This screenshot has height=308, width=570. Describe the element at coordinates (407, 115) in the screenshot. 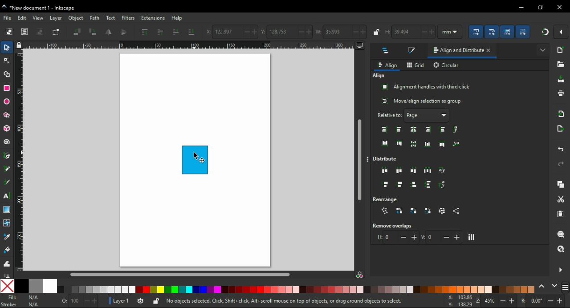

I see `relative to` at that location.